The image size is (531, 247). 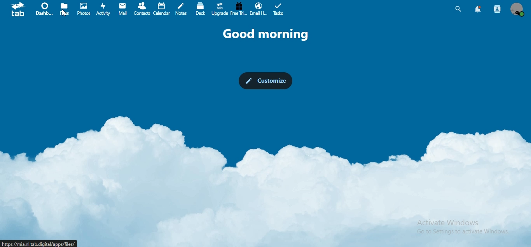 I want to click on mail, so click(x=123, y=9).